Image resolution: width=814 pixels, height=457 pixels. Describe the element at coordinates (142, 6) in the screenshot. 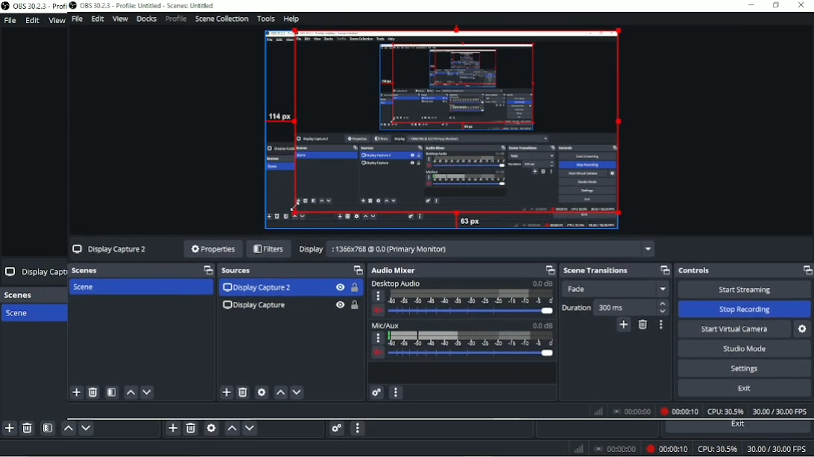

I see `OBS 30.2.3 - Profile Untitled - Scenes: Untitled` at that location.